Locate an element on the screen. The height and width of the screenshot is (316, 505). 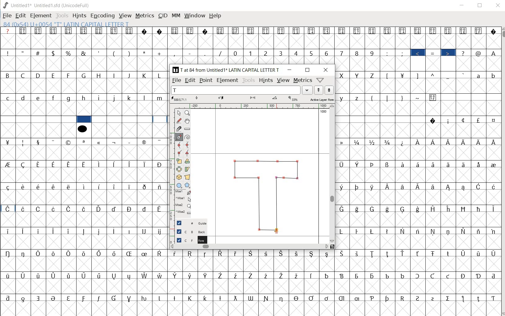
Symbol is located at coordinates (146, 164).